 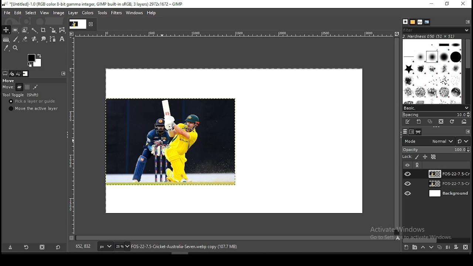 What do you see at coordinates (448, 174) in the screenshot?
I see `layer ` at bounding box center [448, 174].